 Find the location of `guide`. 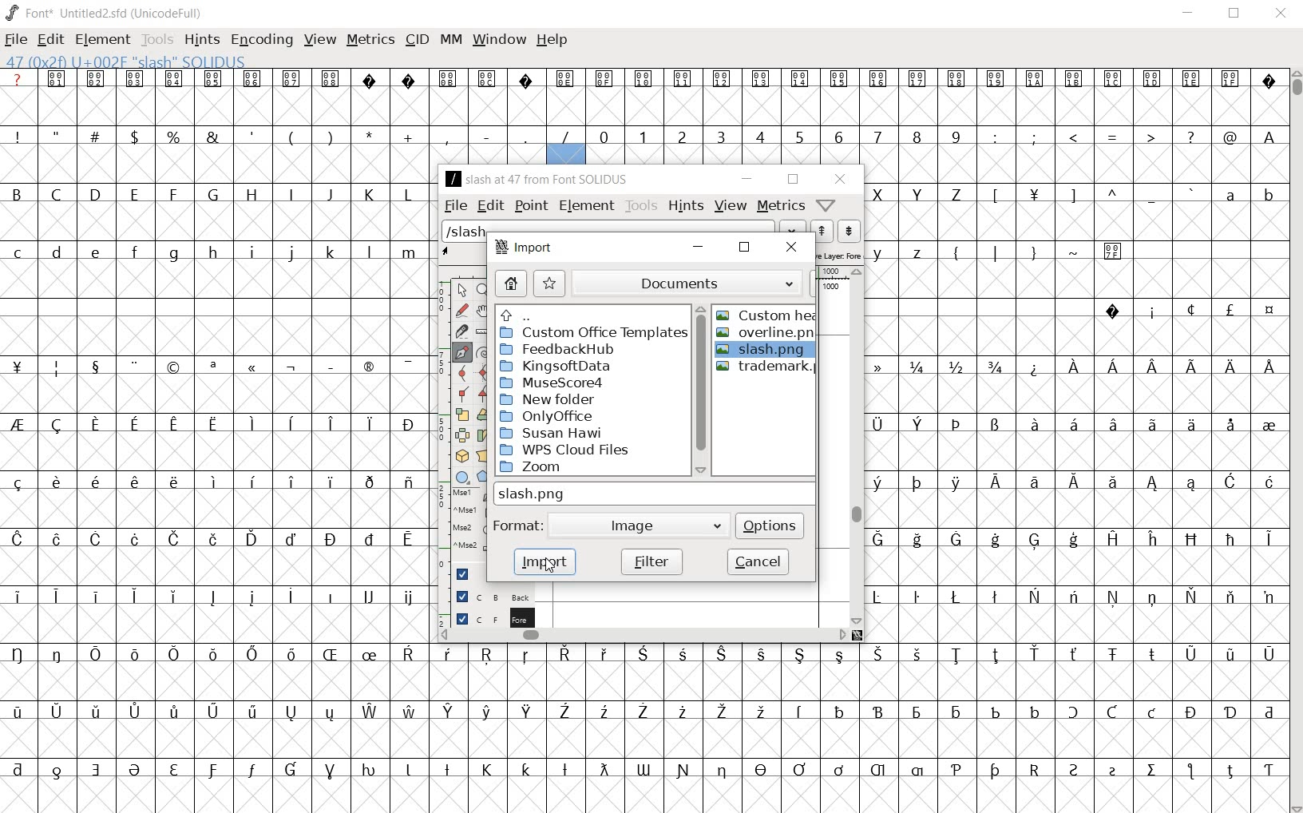

guide is located at coordinates (462, 572).